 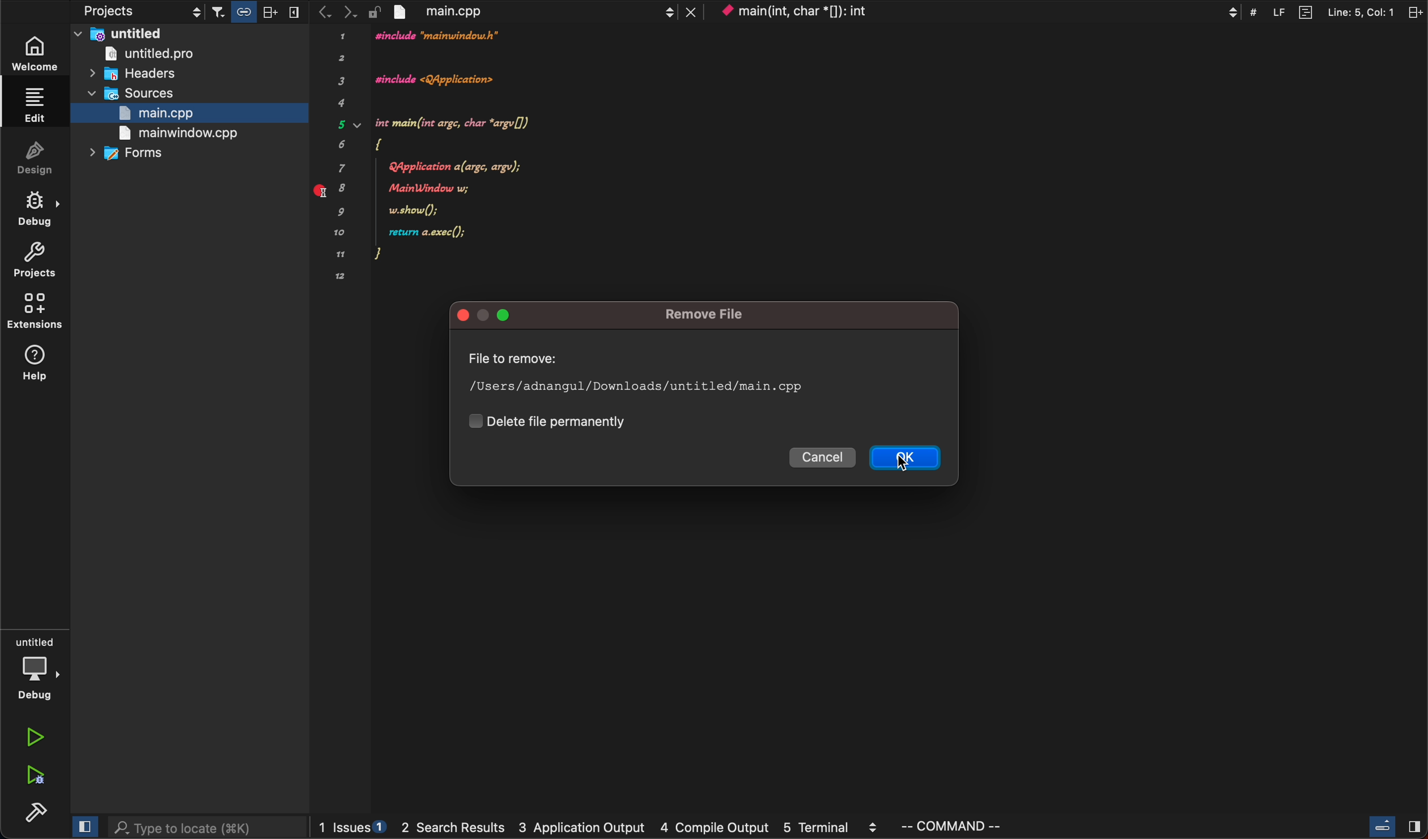 What do you see at coordinates (1348, 11) in the screenshot?
I see `split` at bounding box center [1348, 11].